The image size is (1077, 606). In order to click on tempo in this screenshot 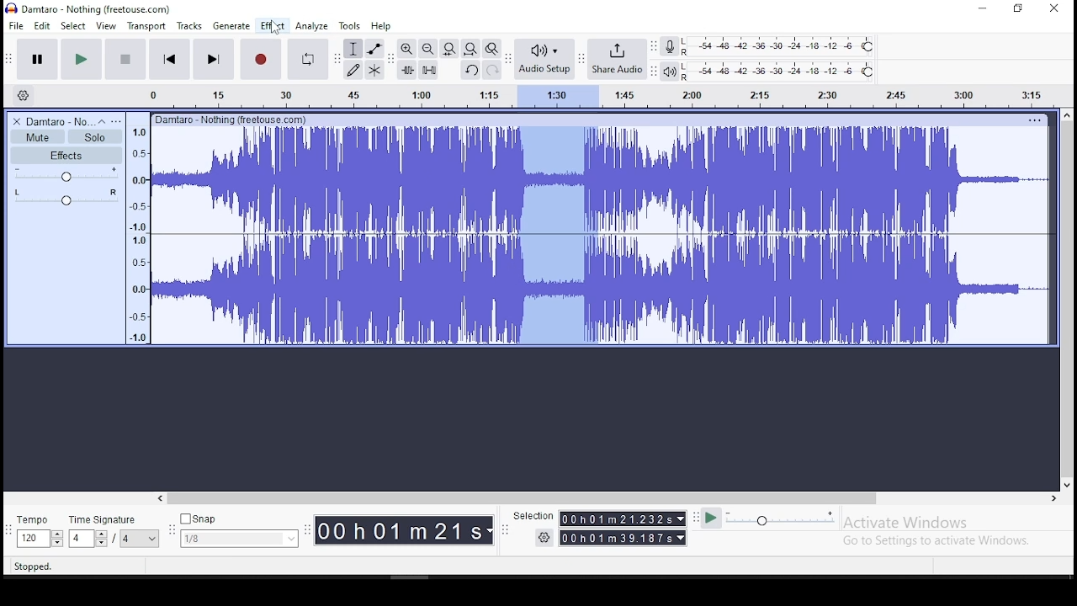, I will do `click(37, 521)`.